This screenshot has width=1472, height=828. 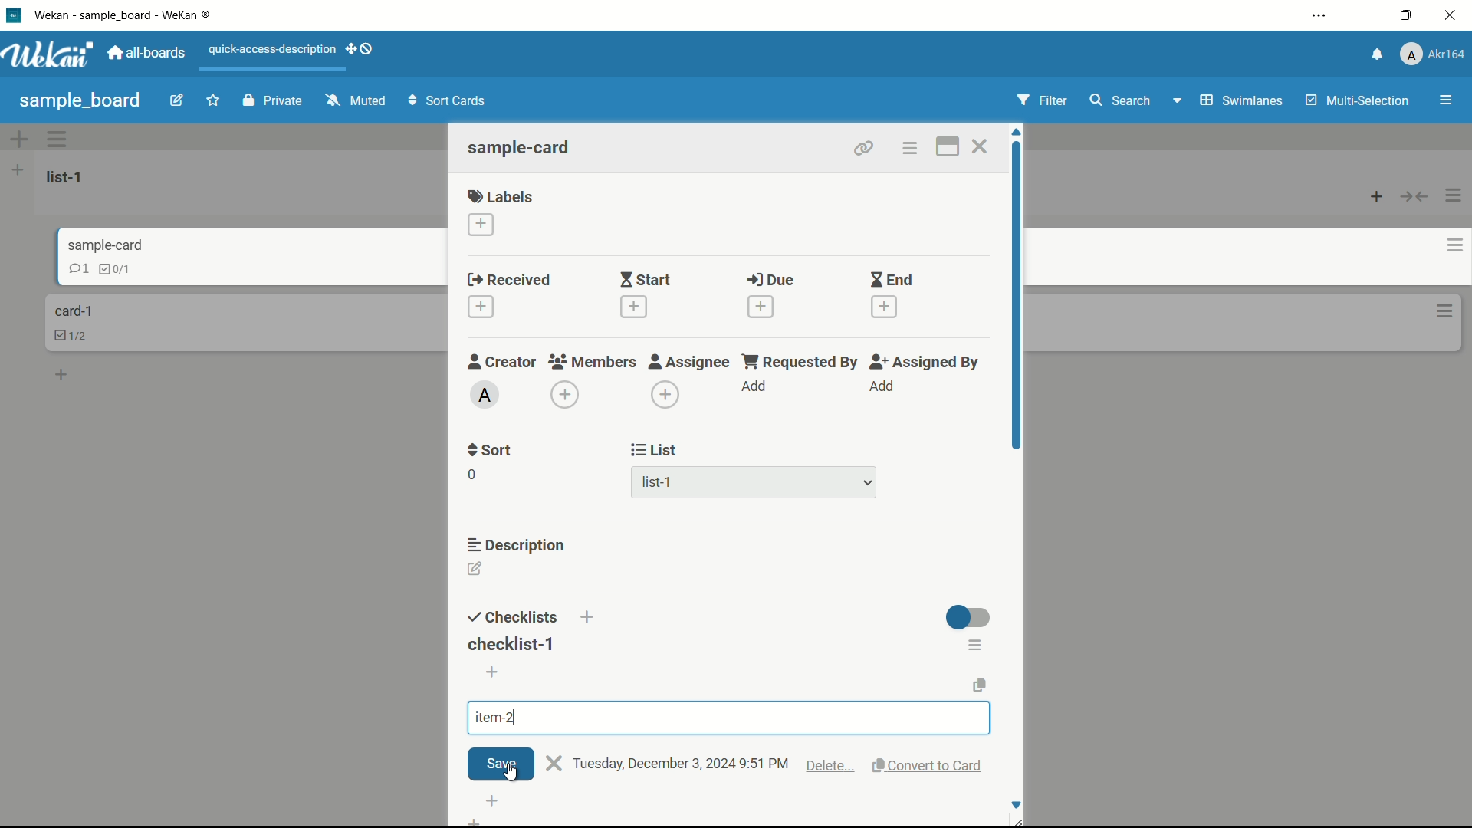 What do you see at coordinates (1240, 102) in the screenshot?
I see `swimlanes` at bounding box center [1240, 102].